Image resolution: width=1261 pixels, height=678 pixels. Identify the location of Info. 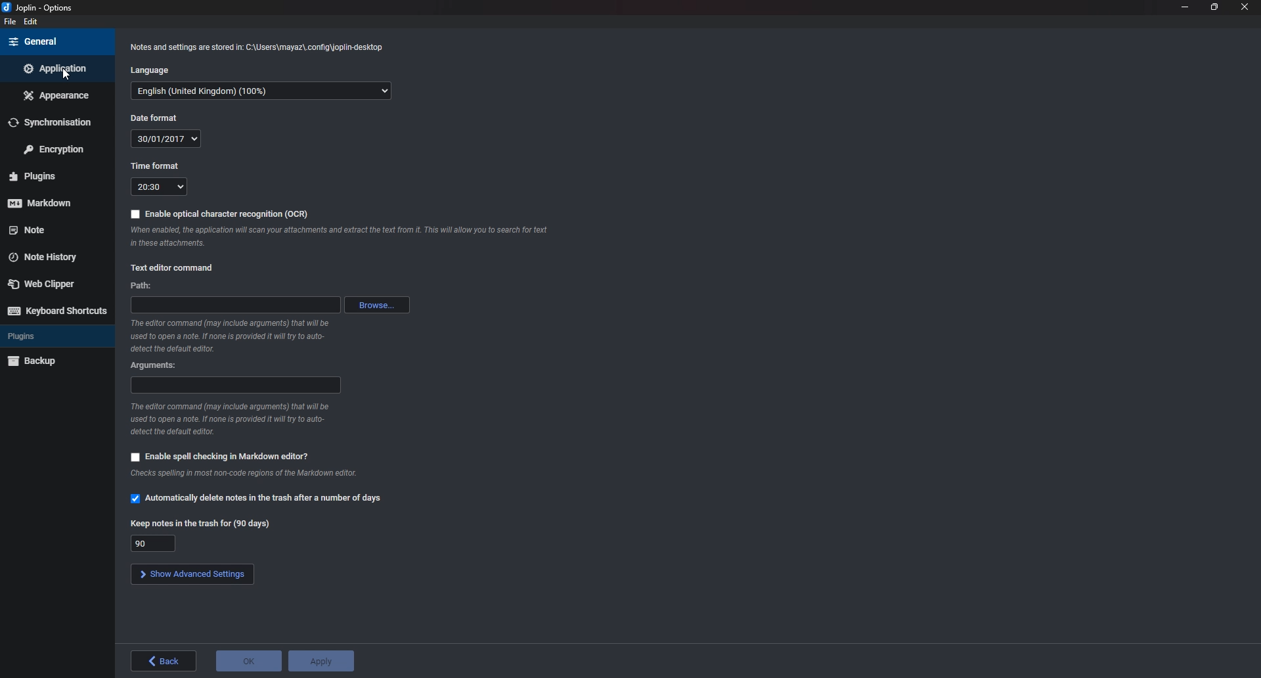
(340, 237).